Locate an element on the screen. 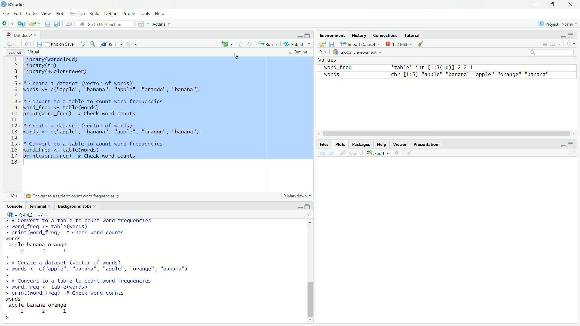 The height and width of the screenshot is (326, 580). Clear console is located at coordinates (310, 215).